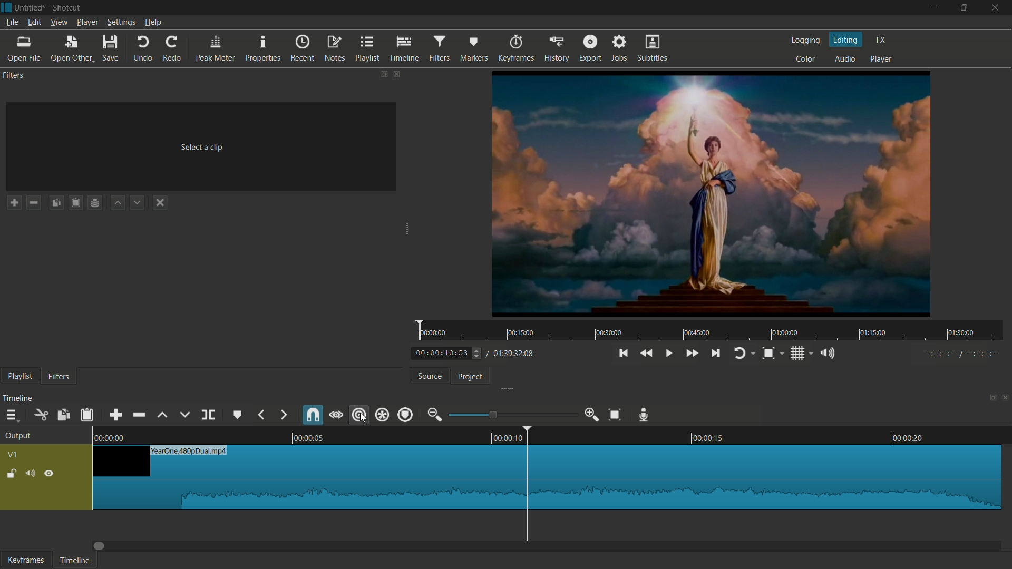 Image resolution: width=1012 pixels, height=569 pixels. I want to click on notes, so click(335, 48).